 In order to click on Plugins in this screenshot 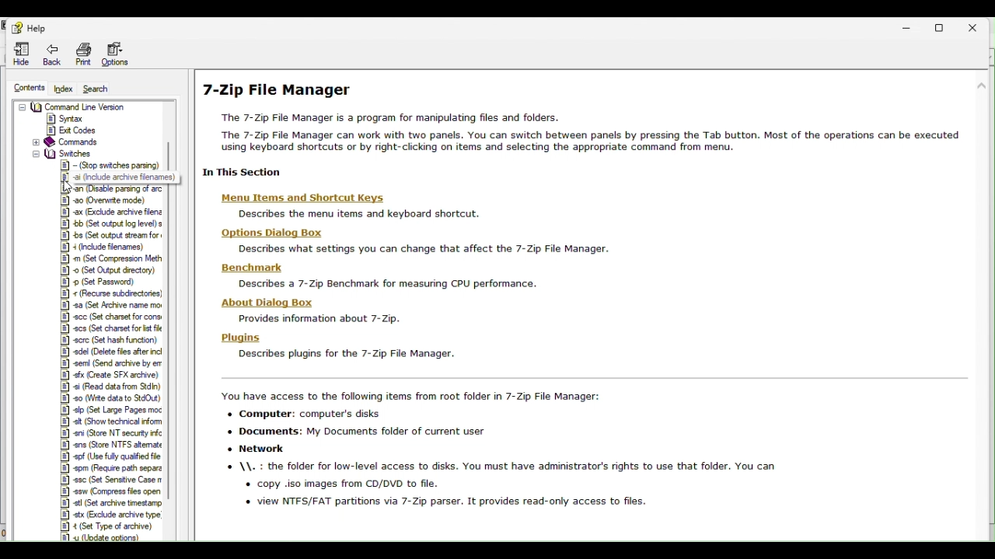, I will do `click(246, 338)`.